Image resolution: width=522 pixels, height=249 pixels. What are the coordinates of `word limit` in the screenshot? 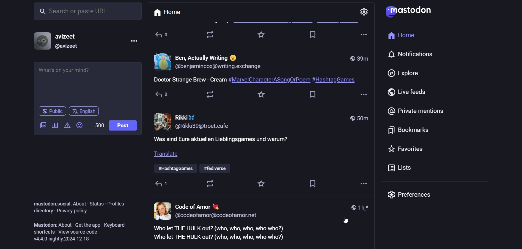 It's located at (98, 125).